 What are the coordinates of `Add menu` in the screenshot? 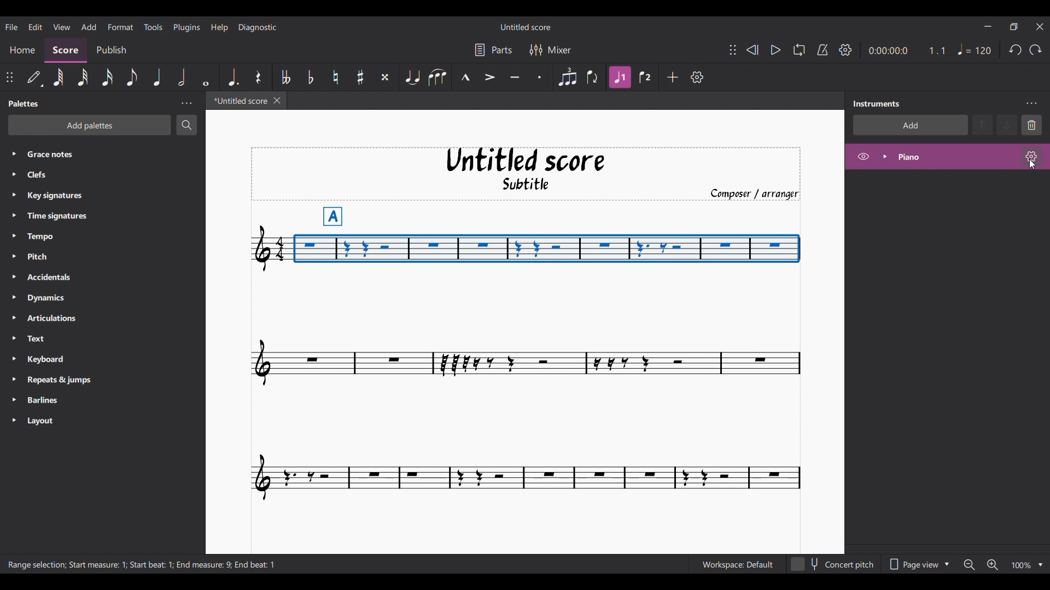 It's located at (89, 27).